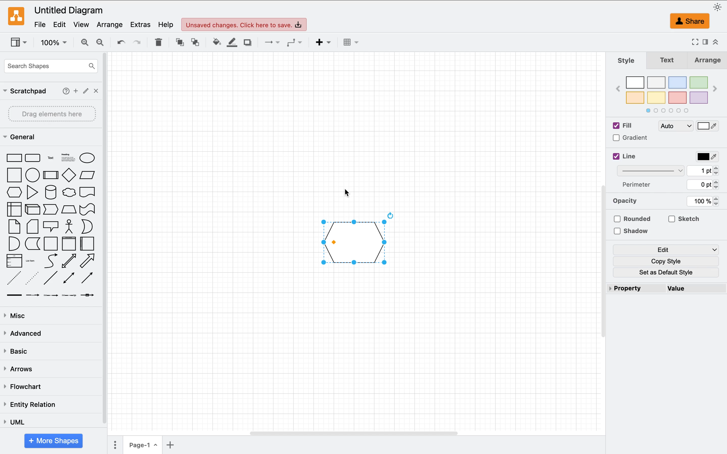 The image size is (727, 454). Describe the element at coordinates (21, 351) in the screenshot. I see `basic` at that location.